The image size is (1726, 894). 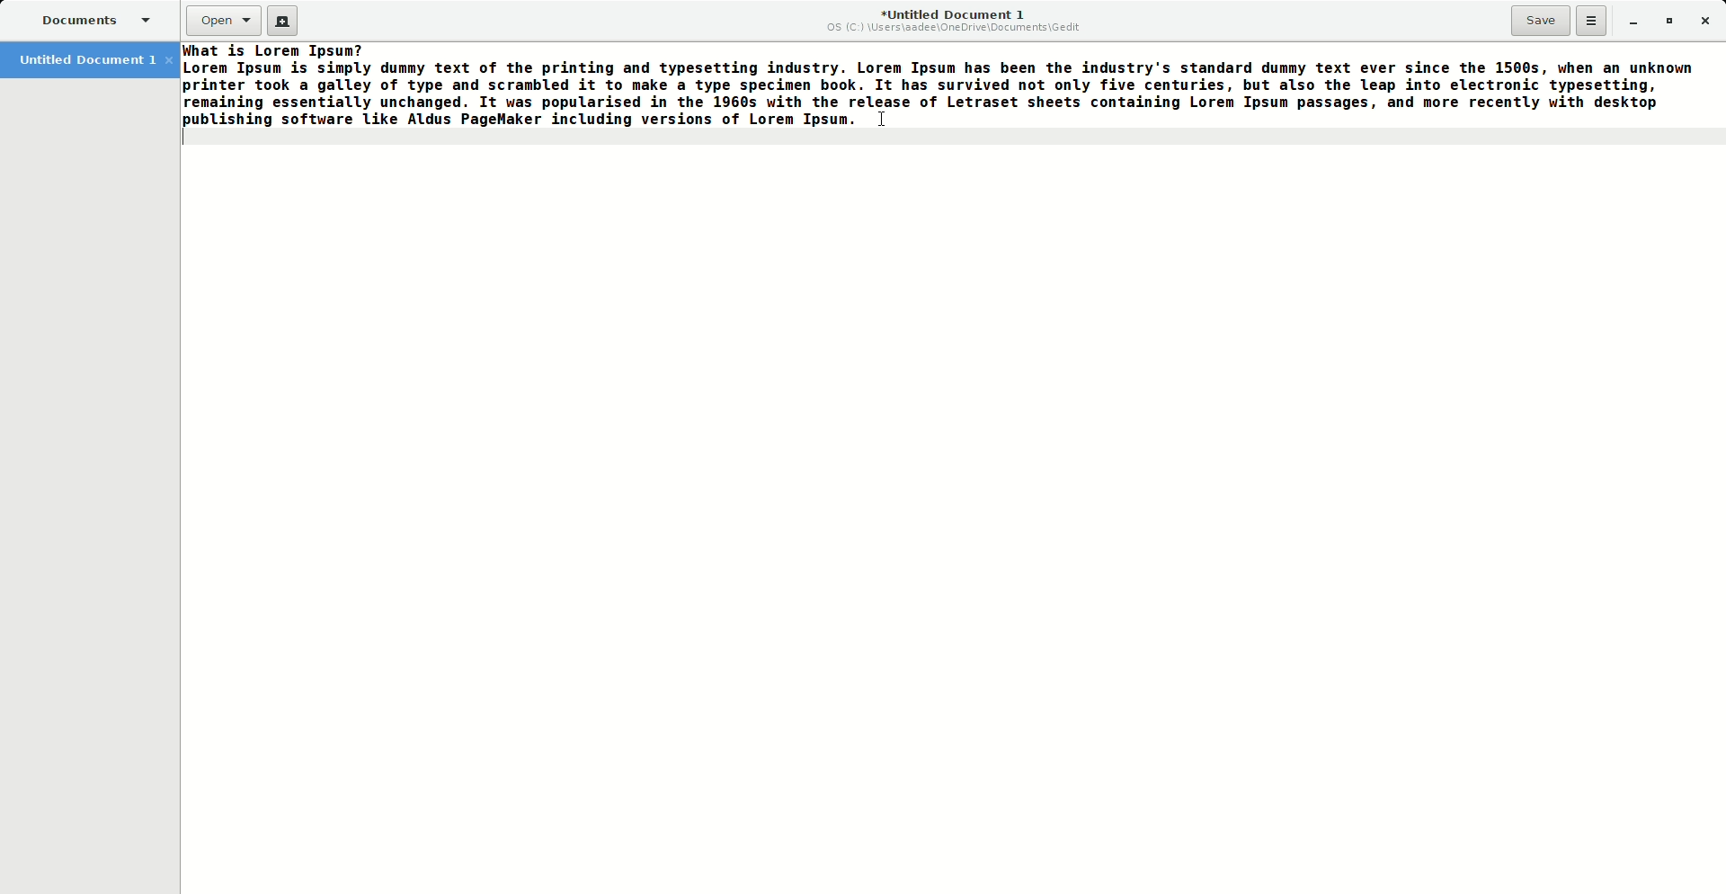 I want to click on Minimize, so click(x=1627, y=21).